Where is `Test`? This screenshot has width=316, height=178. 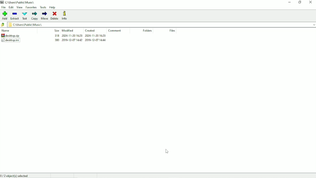 Test is located at coordinates (25, 16).